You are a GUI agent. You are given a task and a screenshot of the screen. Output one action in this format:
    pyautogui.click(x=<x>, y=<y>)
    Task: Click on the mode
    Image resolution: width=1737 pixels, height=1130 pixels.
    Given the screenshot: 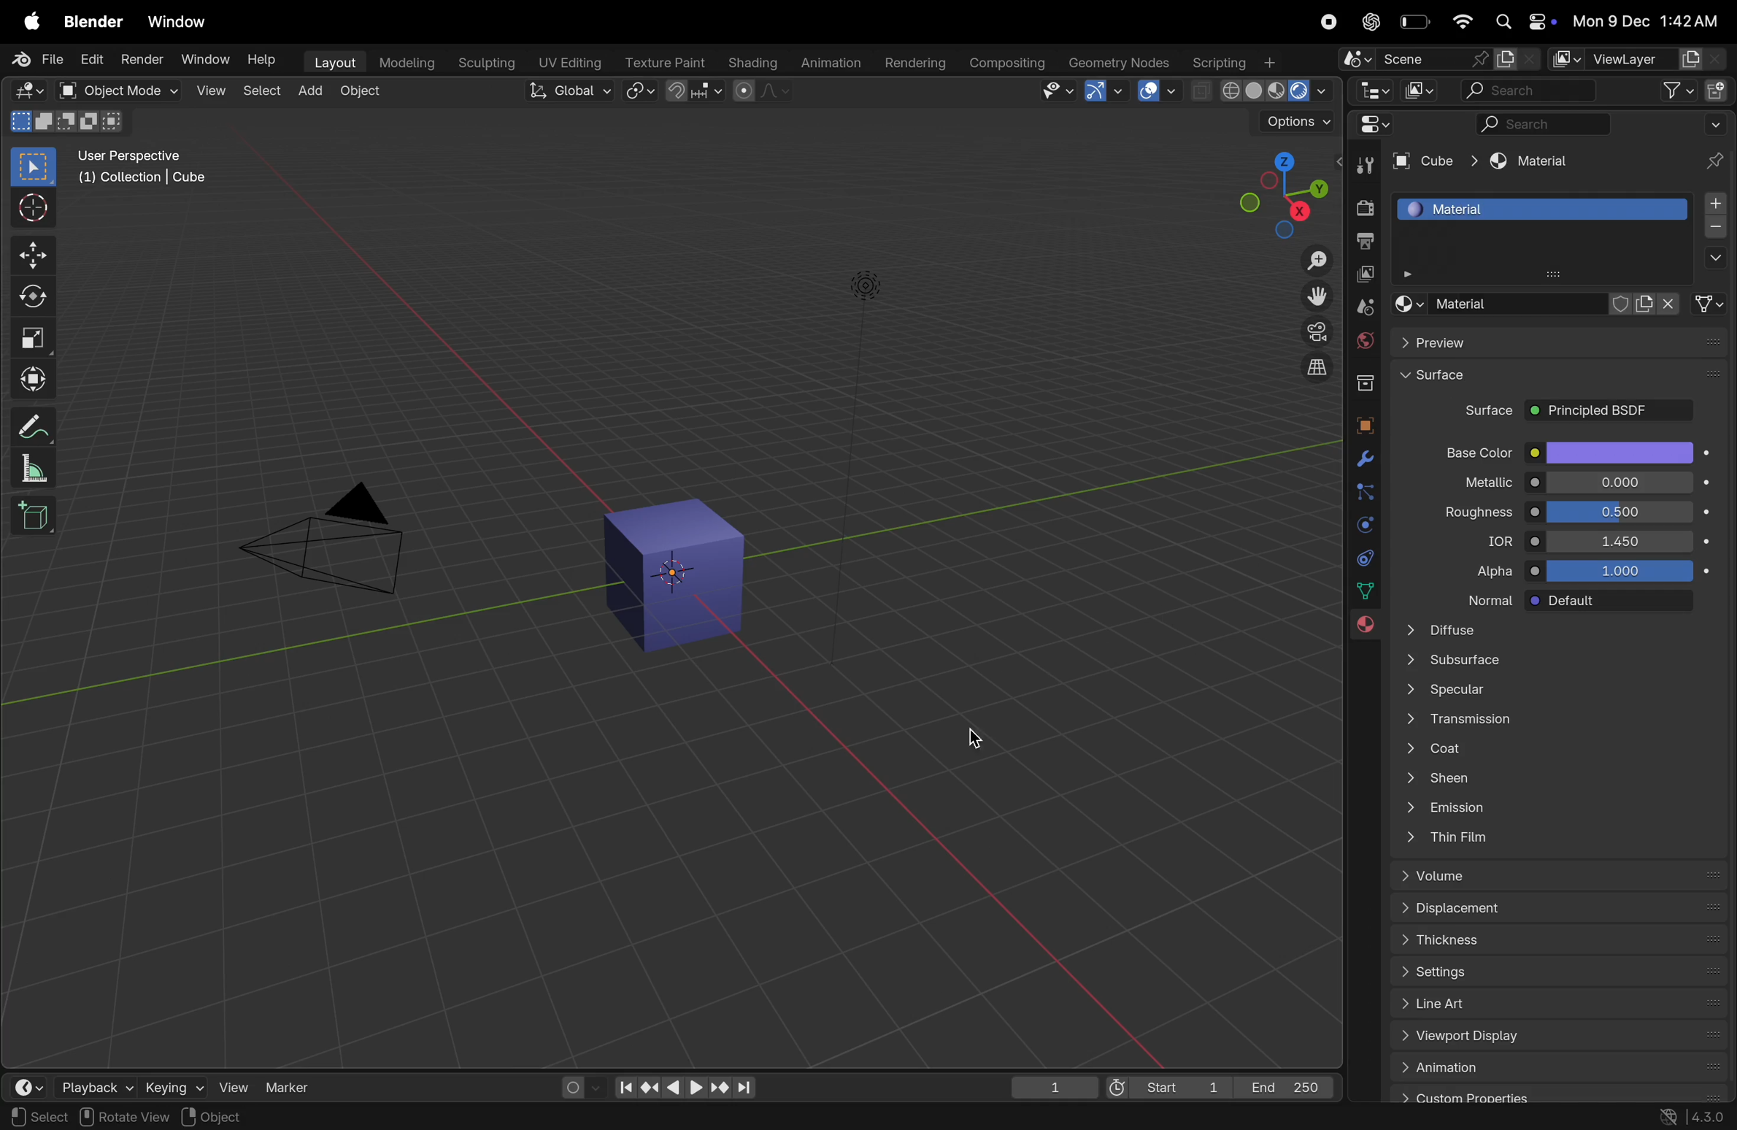 What is the action you would take?
    pyautogui.click(x=68, y=120)
    